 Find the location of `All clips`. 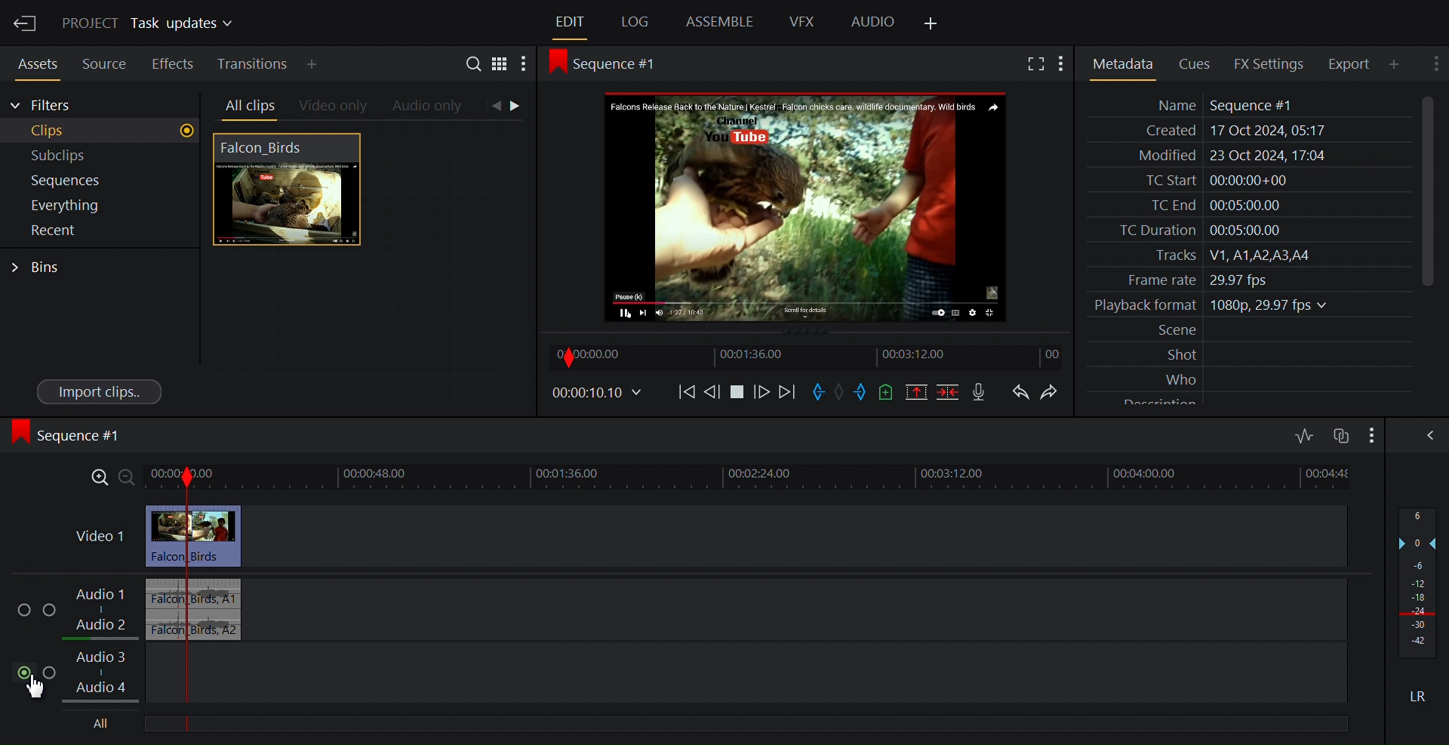

All clips is located at coordinates (248, 106).